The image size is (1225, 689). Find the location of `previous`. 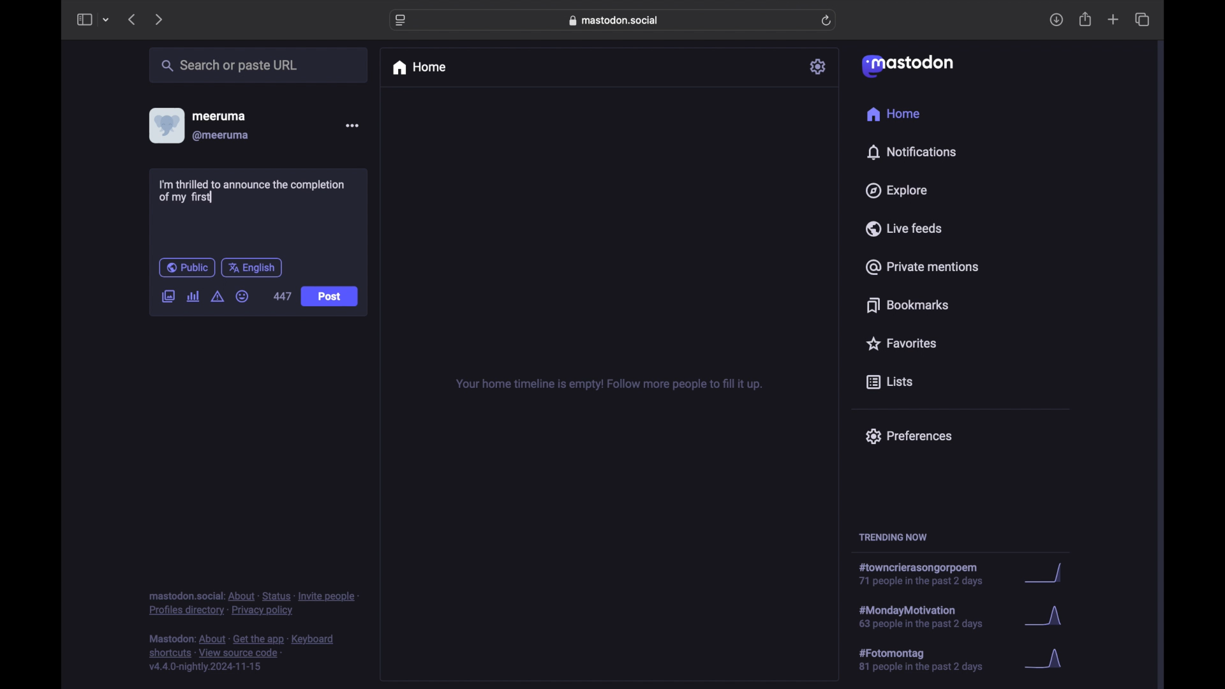

previous is located at coordinates (131, 19).